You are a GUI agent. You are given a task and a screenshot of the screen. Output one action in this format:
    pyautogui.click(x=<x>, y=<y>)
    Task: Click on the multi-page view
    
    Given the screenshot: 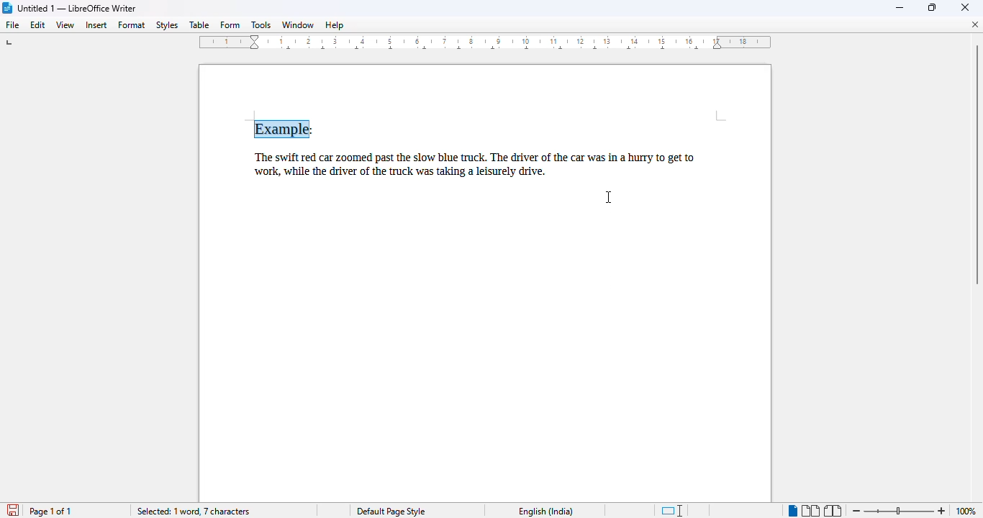 What is the action you would take?
    pyautogui.click(x=810, y=511)
    